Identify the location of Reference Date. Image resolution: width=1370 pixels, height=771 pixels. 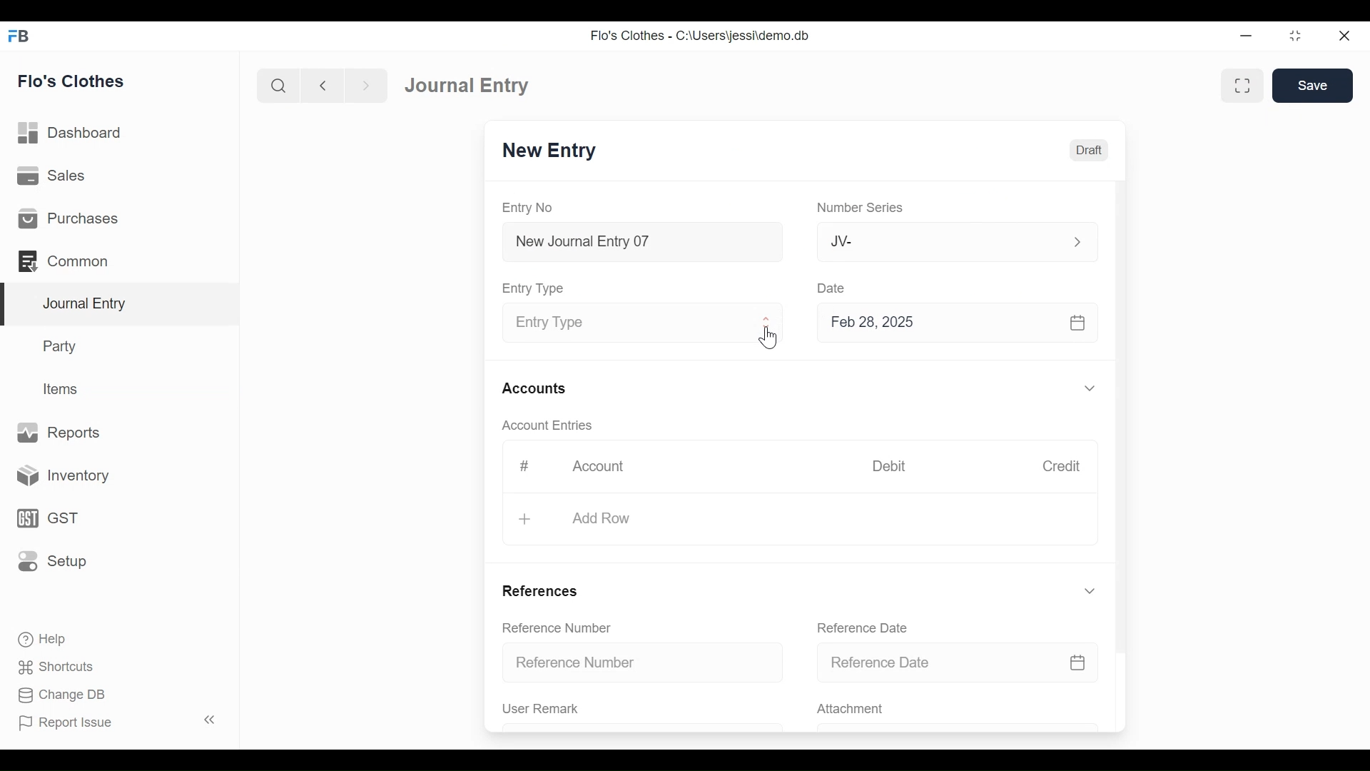
(861, 628).